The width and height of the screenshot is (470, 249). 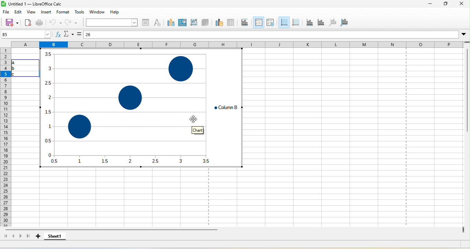 I want to click on help, so click(x=115, y=12).